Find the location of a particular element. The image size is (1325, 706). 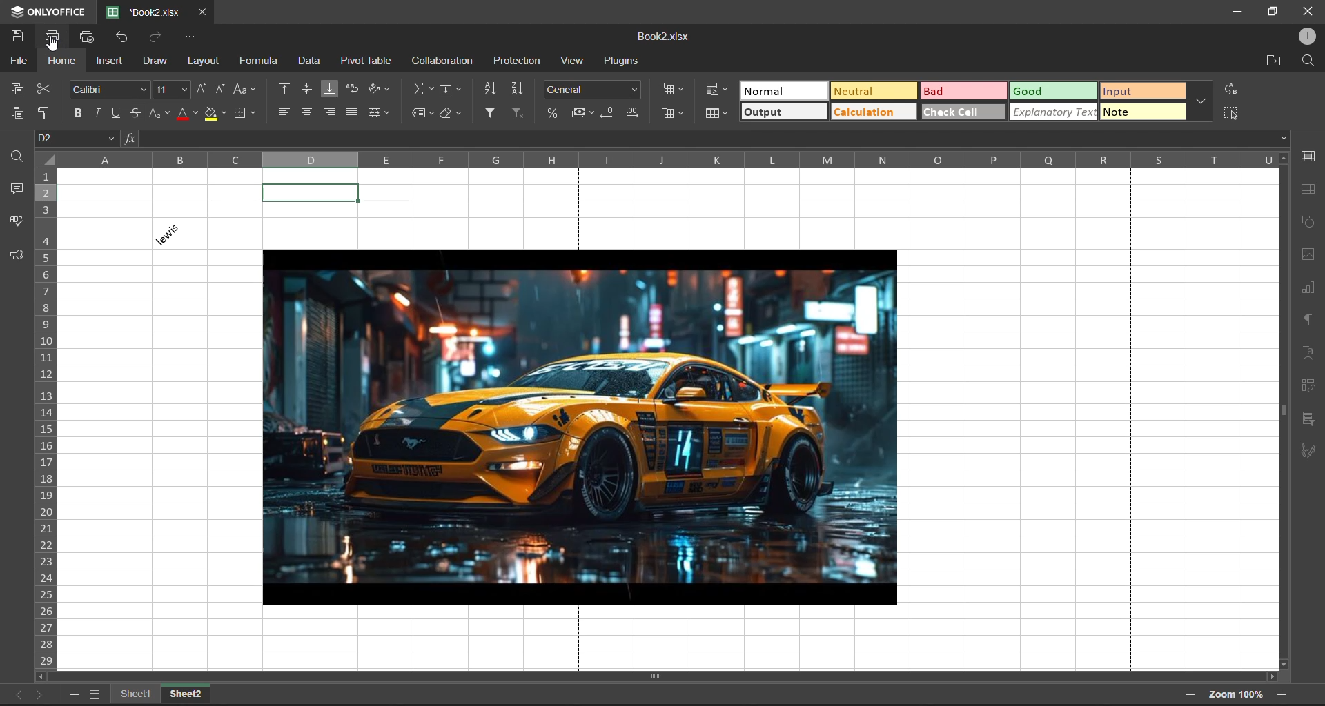

filter is located at coordinates (491, 112).